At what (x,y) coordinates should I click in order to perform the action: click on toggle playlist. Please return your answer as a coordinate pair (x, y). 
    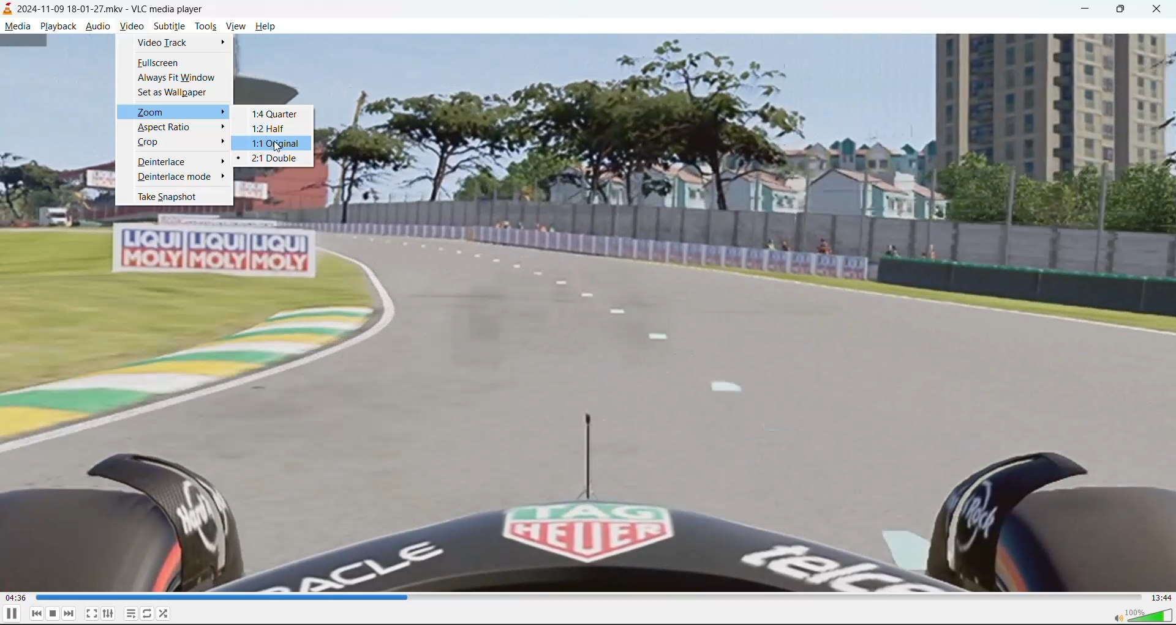
    Looking at the image, I should click on (129, 613).